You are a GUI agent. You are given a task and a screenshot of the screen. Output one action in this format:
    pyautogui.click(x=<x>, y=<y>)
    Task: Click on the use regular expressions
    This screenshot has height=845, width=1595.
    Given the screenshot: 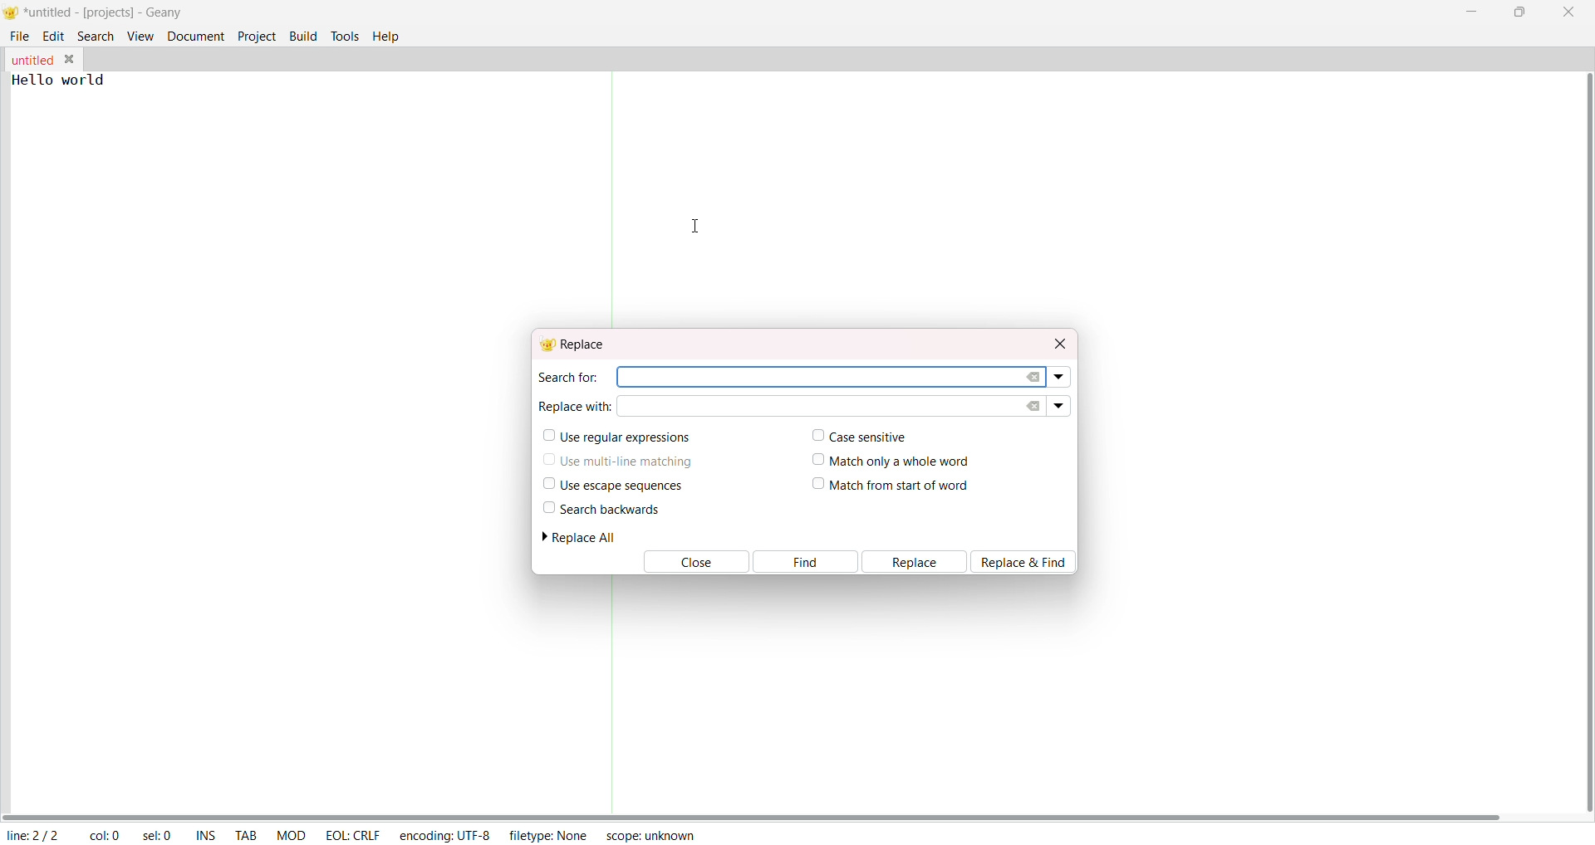 What is the action you would take?
    pyautogui.click(x=618, y=437)
    